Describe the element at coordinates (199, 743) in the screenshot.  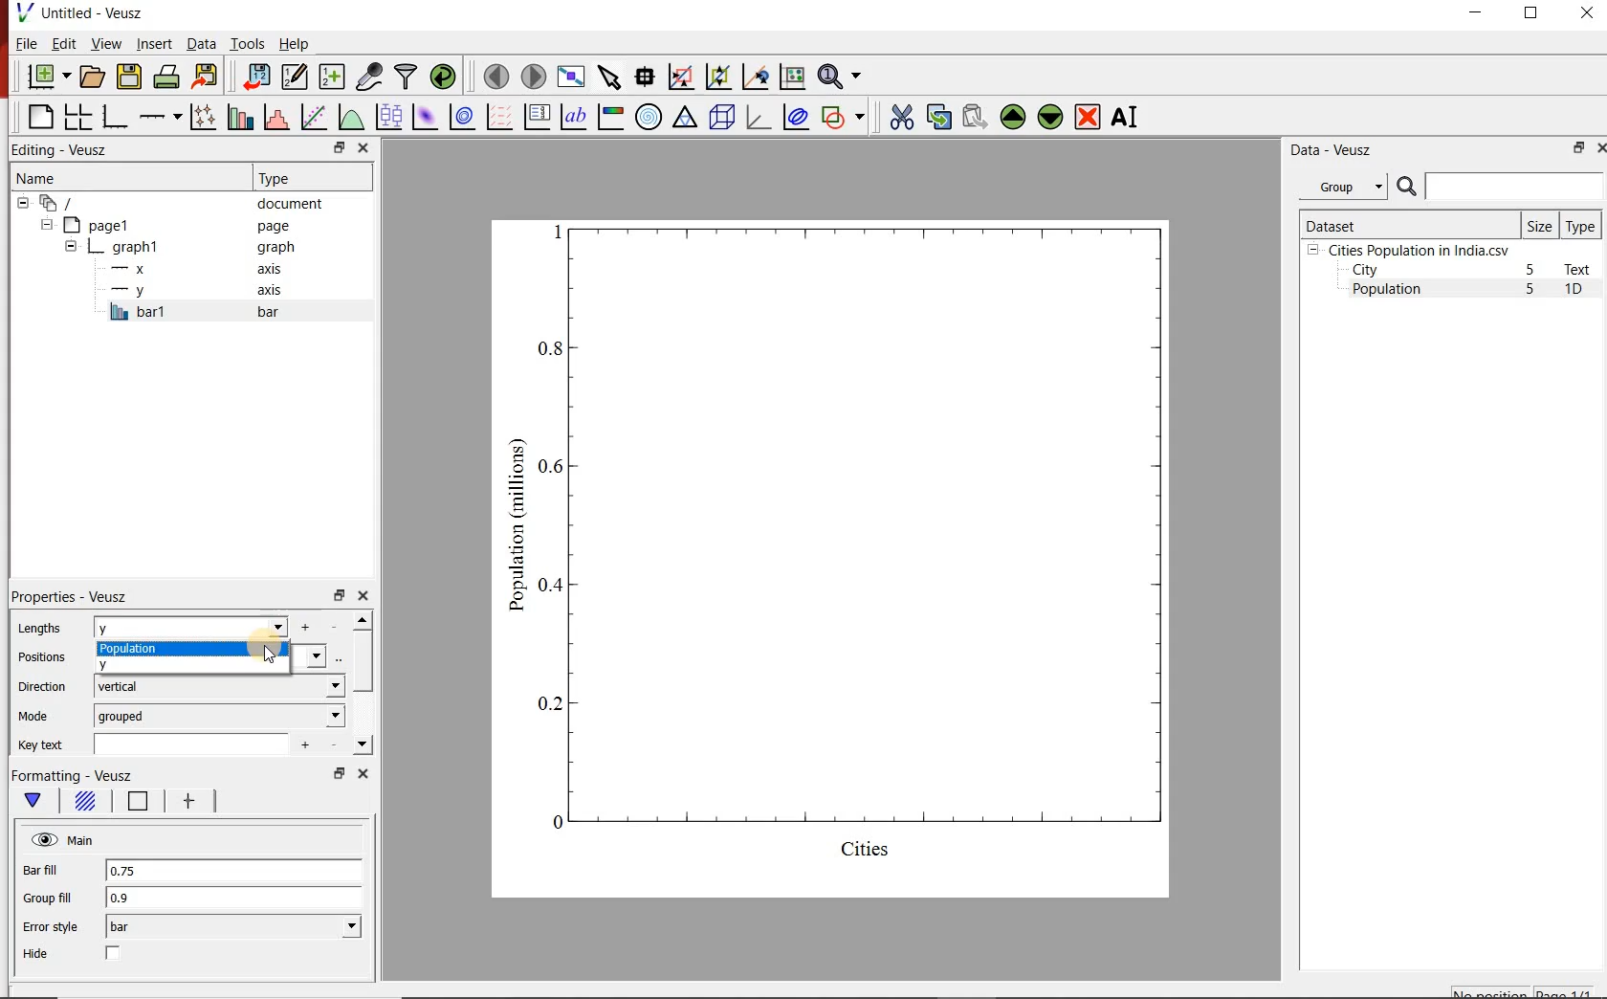
I see `input field` at that location.